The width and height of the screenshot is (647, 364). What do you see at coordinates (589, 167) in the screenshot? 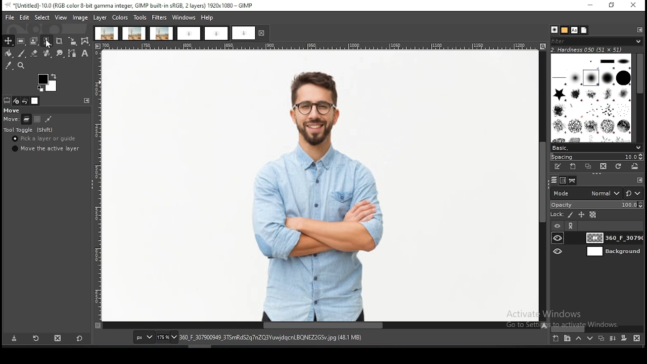
I see `duplicate brush` at bounding box center [589, 167].